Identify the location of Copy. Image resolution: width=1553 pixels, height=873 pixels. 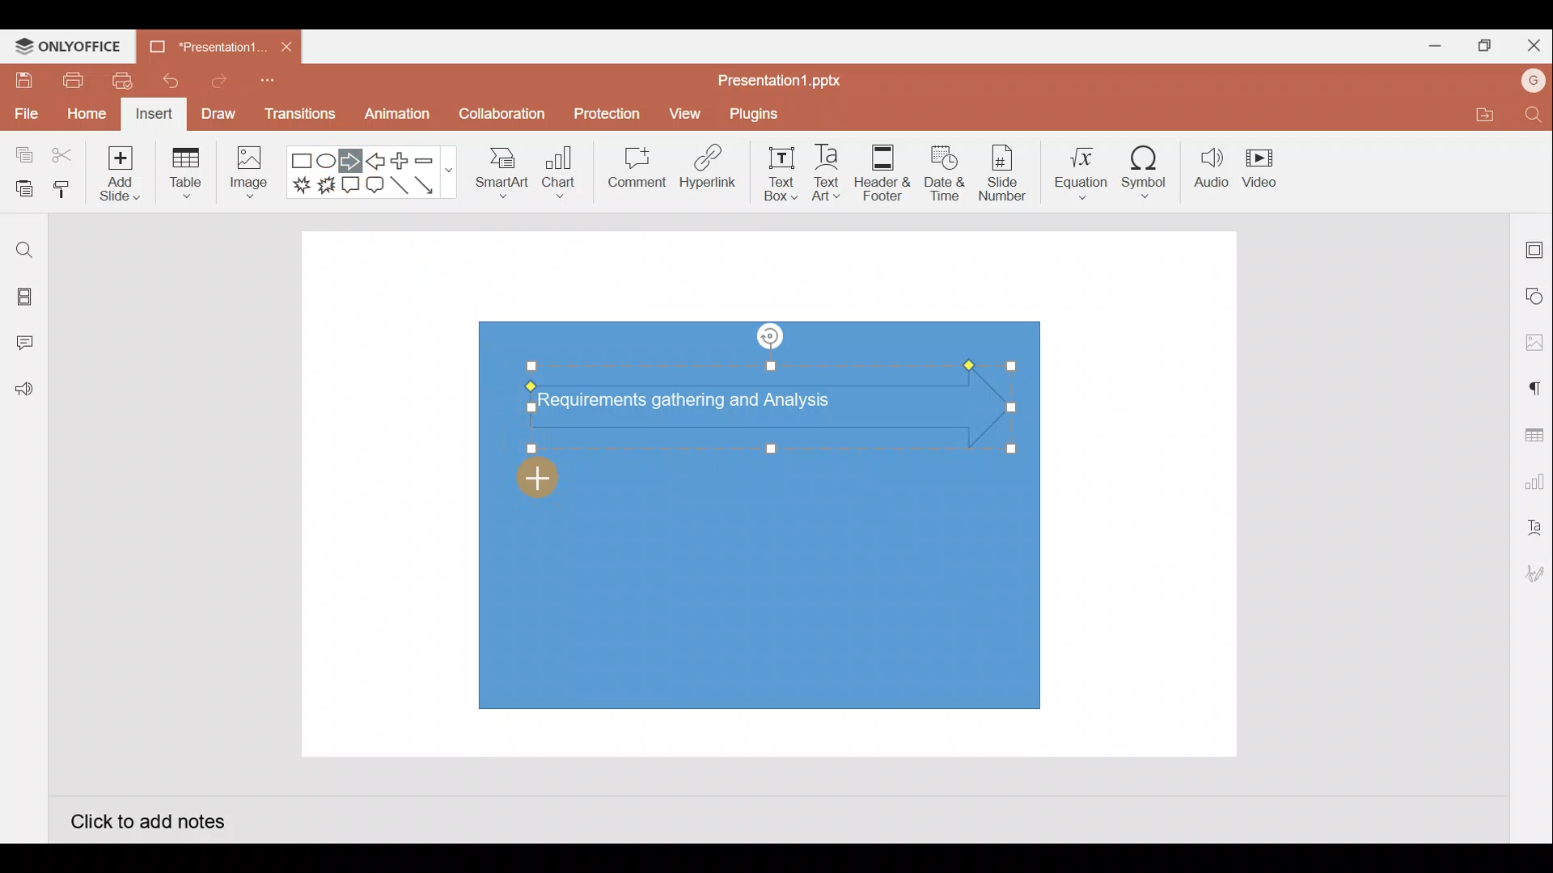
(21, 156).